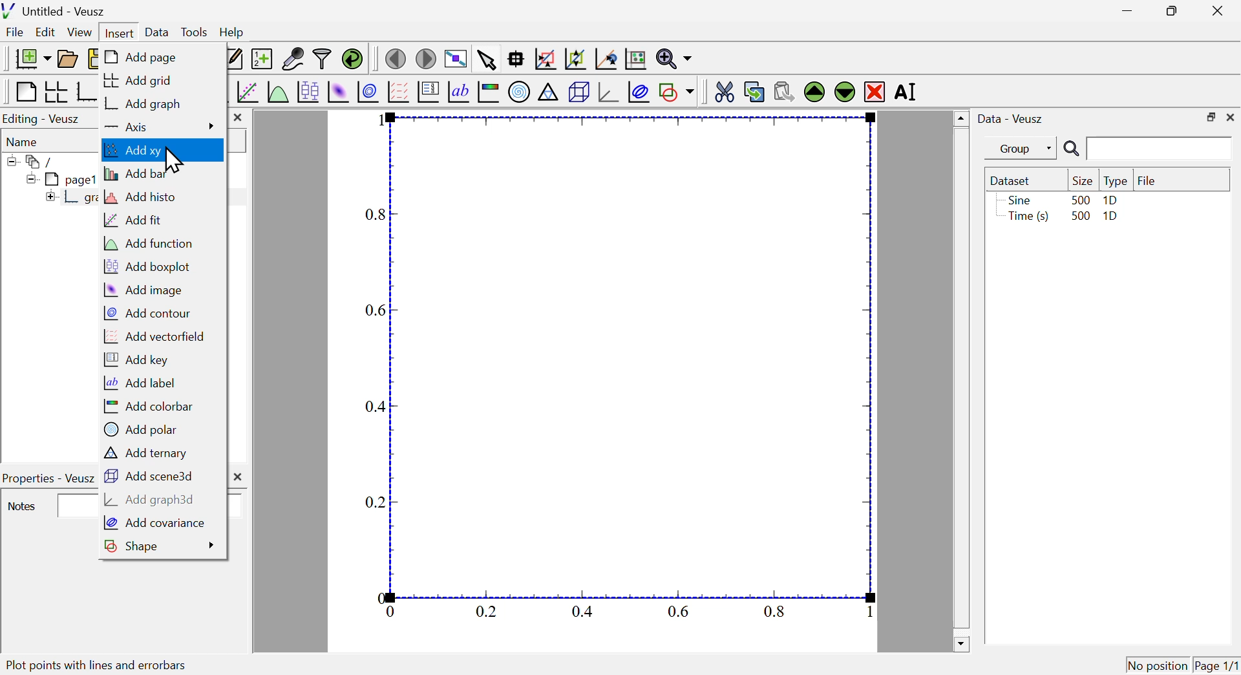 This screenshot has width=1241, height=675. Describe the element at coordinates (1011, 118) in the screenshot. I see `data veusz` at that location.